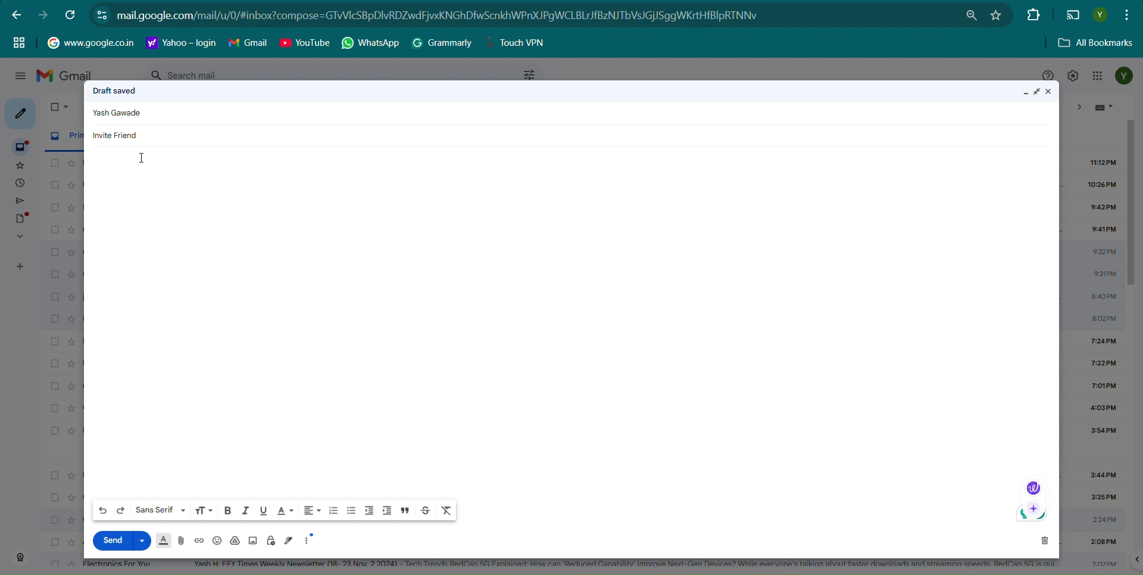 This screenshot has width=1143, height=575. I want to click on Tag group, so click(19, 42).